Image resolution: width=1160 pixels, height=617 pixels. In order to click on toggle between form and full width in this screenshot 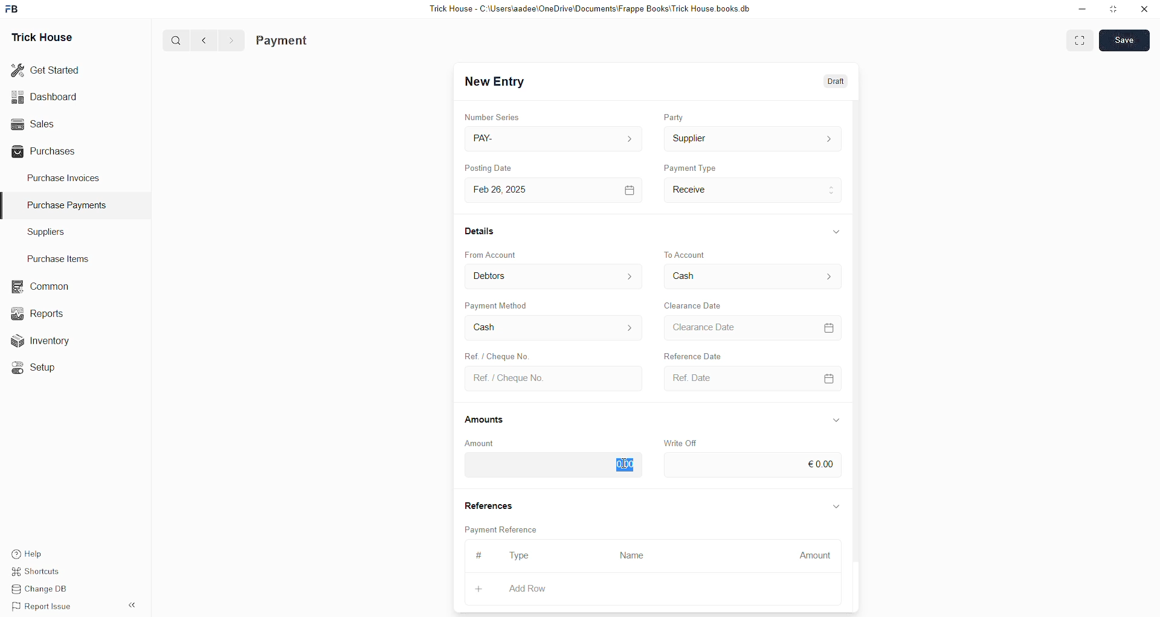, I will do `click(1081, 41)`.